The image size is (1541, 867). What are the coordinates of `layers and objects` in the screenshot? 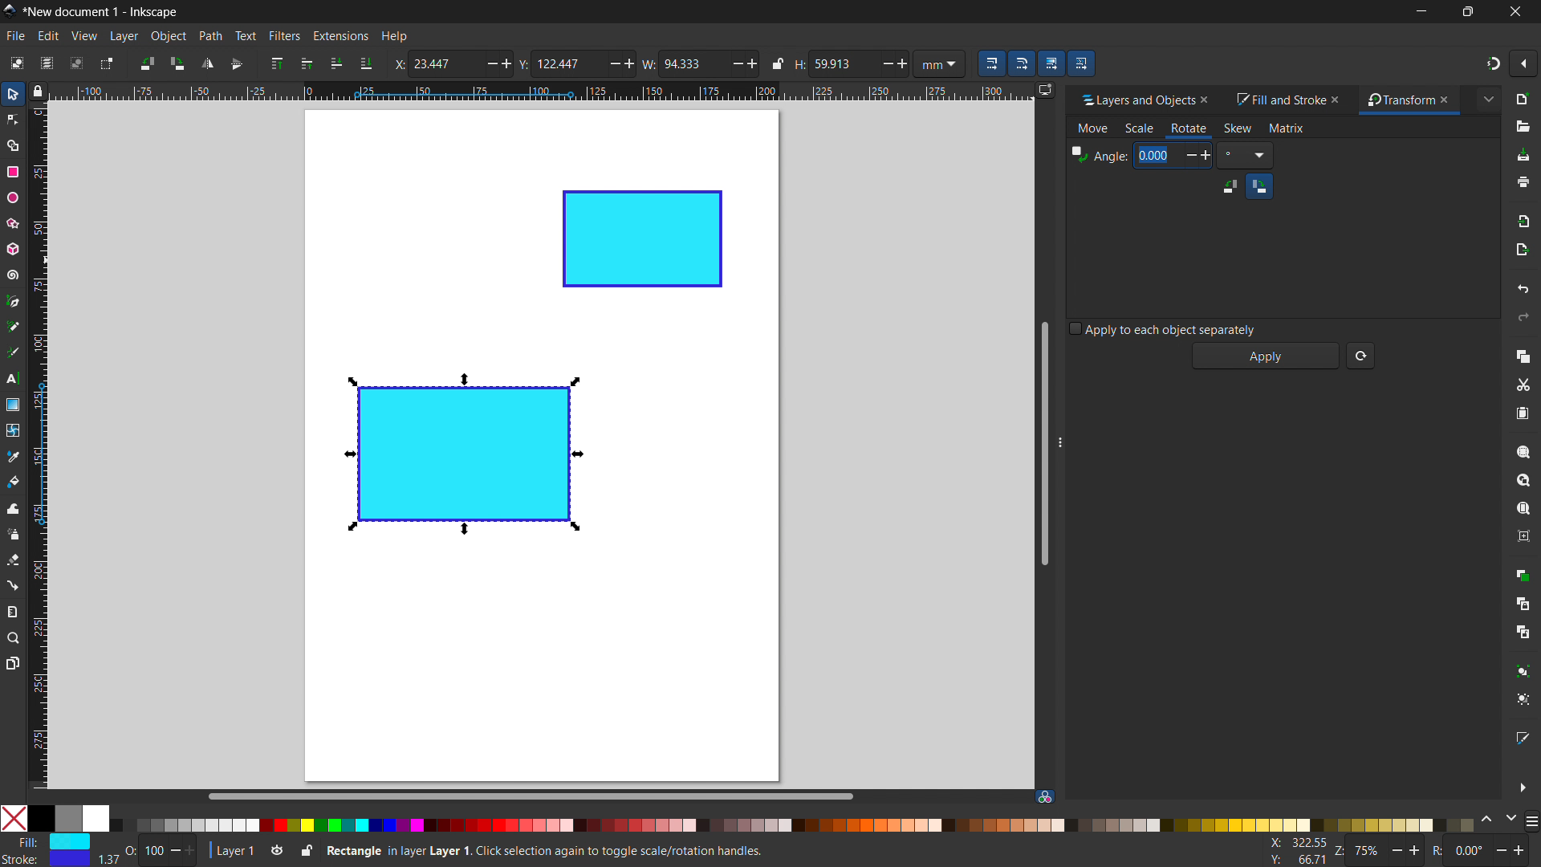 It's located at (1132, 100).